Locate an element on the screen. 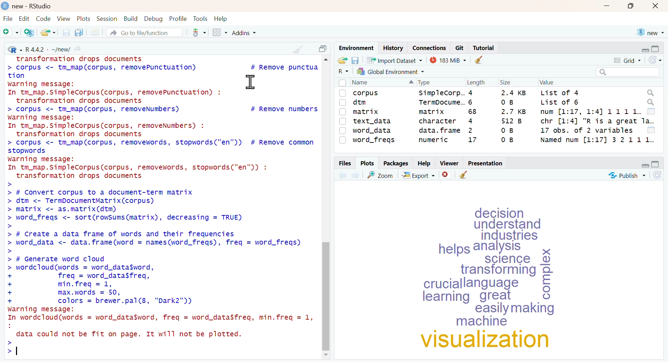 This screenshot has width=668, height=362. Viewer is located at coordinates (450, 163).